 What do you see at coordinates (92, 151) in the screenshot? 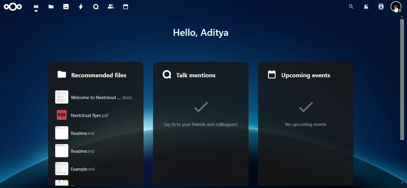
I see `readme rnd` at bounding box center [92, 151].